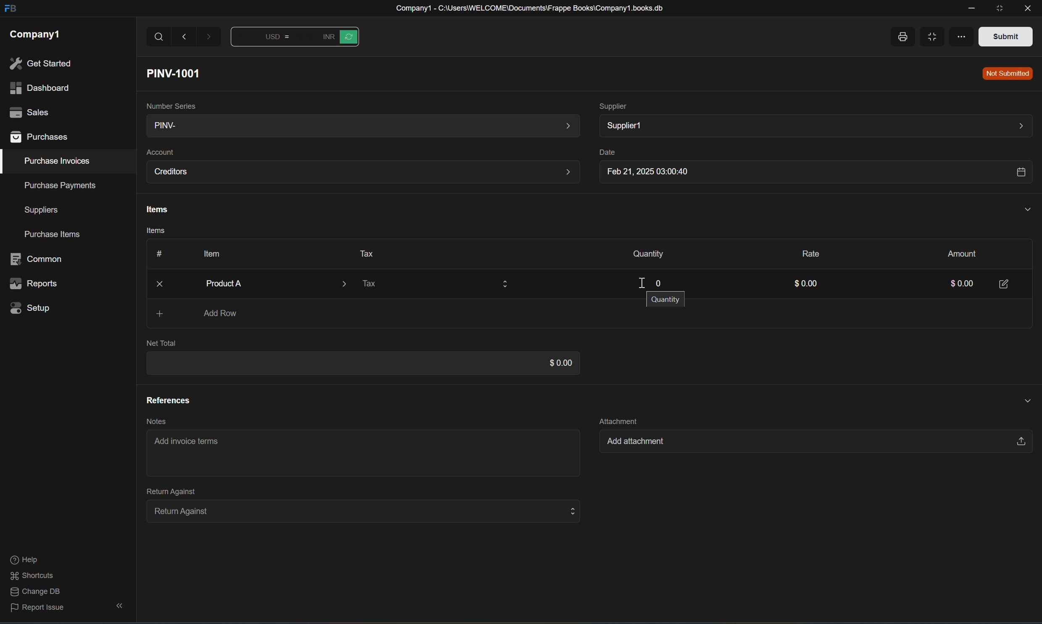 The image size is (1042, 624). Describe the element at coordinates (267, 283) in the screenshot. I see `Product A` at that location.